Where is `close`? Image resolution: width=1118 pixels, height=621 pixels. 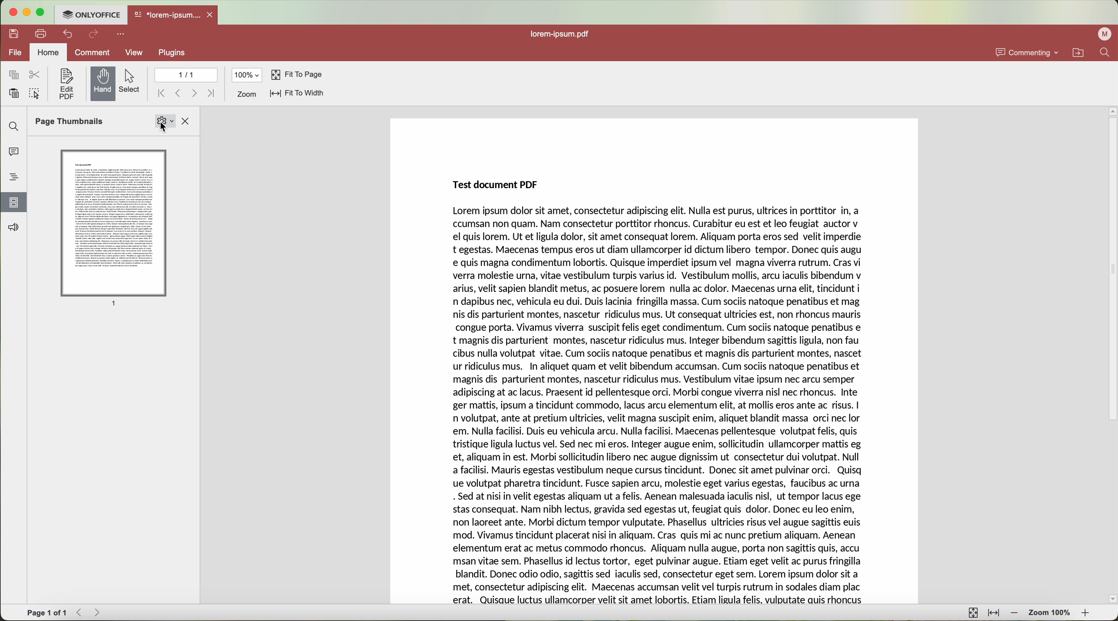 close is located at coordinates (188, 121).